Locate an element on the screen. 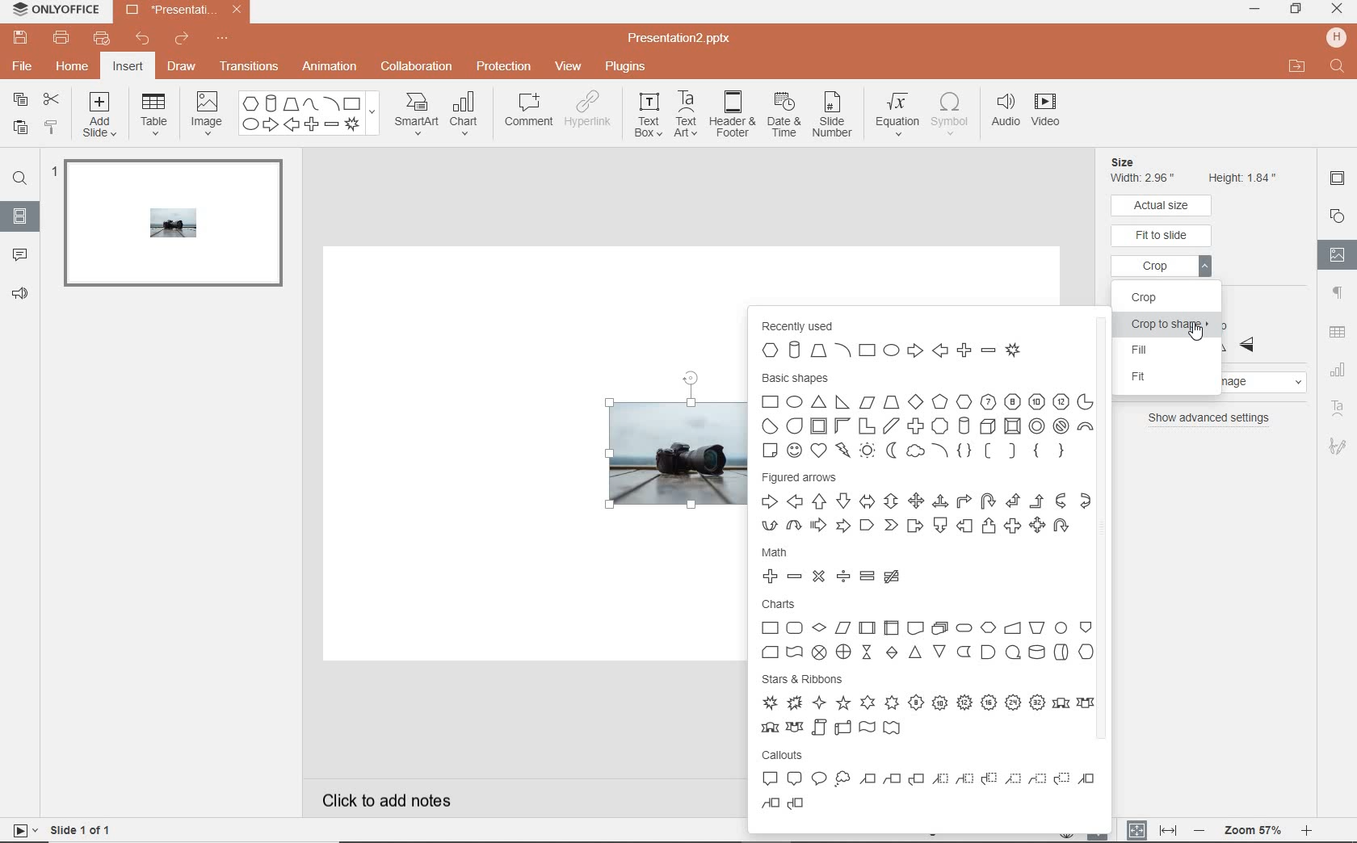 This screenshot has height=843, width=1357. crop is located at coordinates (1164, 269).